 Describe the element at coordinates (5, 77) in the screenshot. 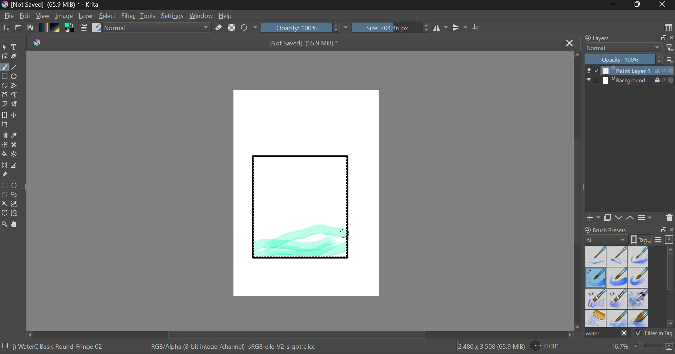

I see `Rectangle` at that location.